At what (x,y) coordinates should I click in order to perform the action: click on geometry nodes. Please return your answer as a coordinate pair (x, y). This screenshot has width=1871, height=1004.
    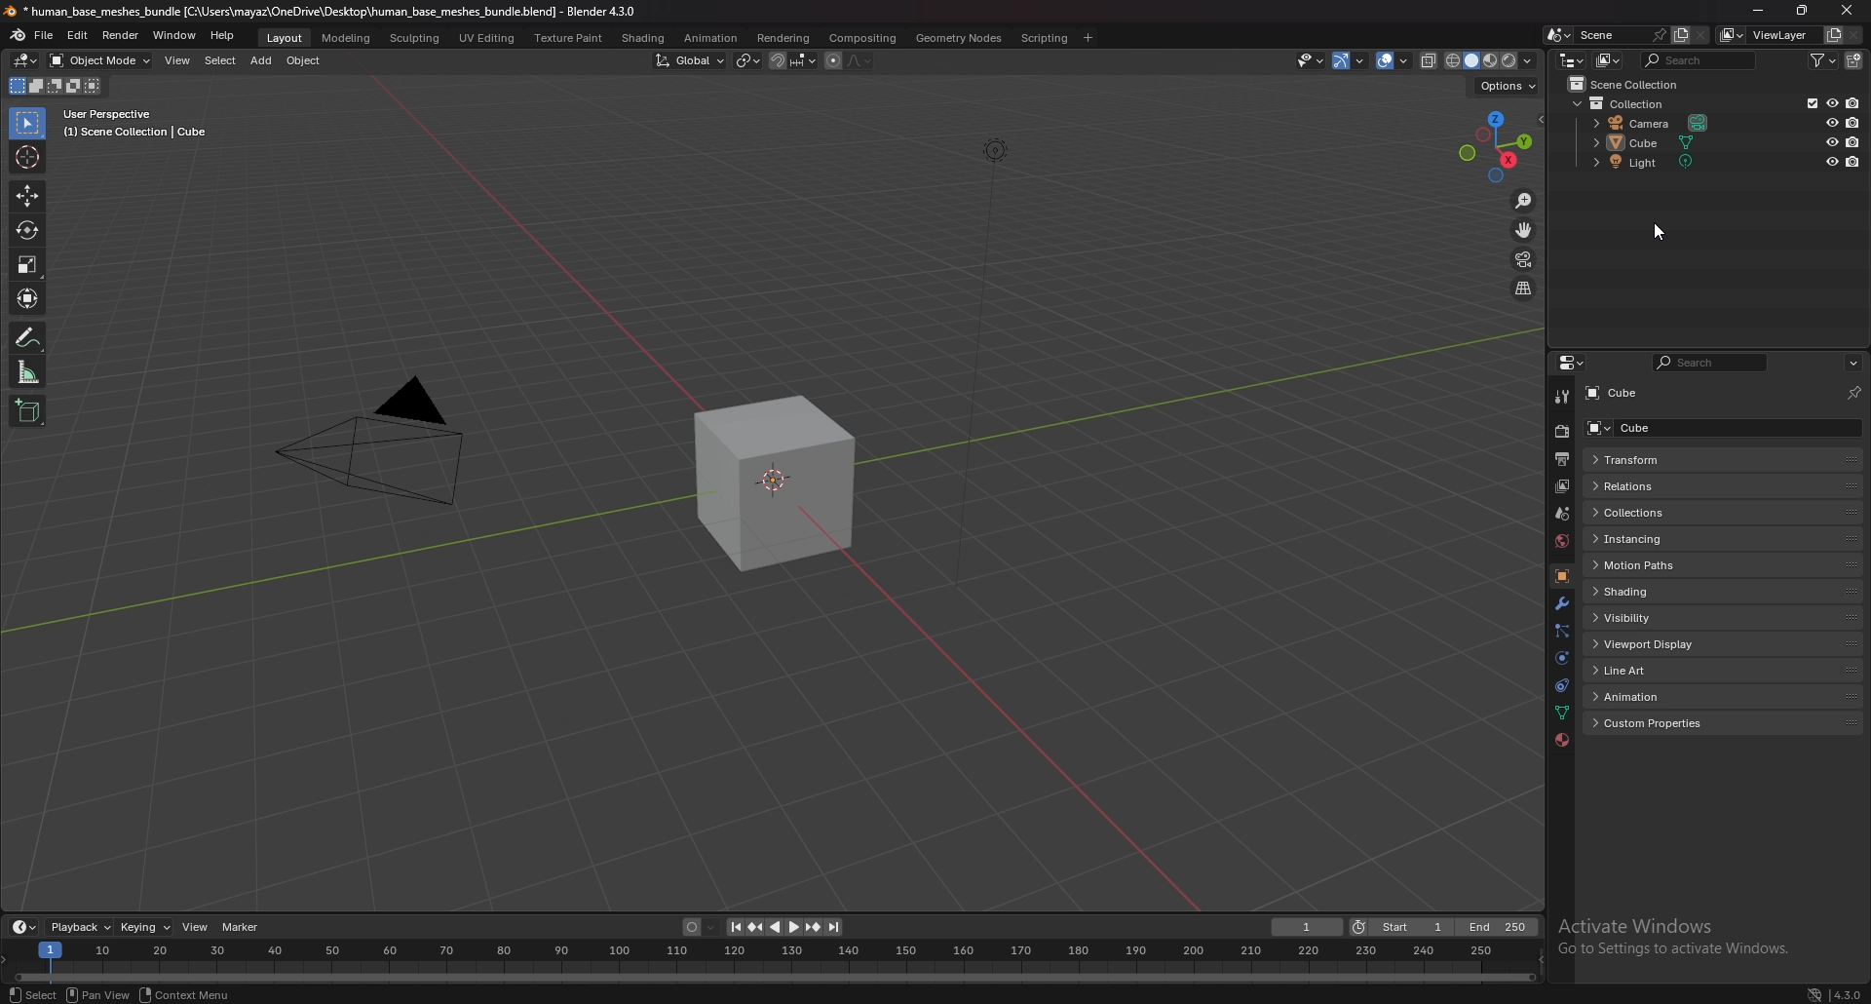
    Looking at the image, I should click on (958, 38).